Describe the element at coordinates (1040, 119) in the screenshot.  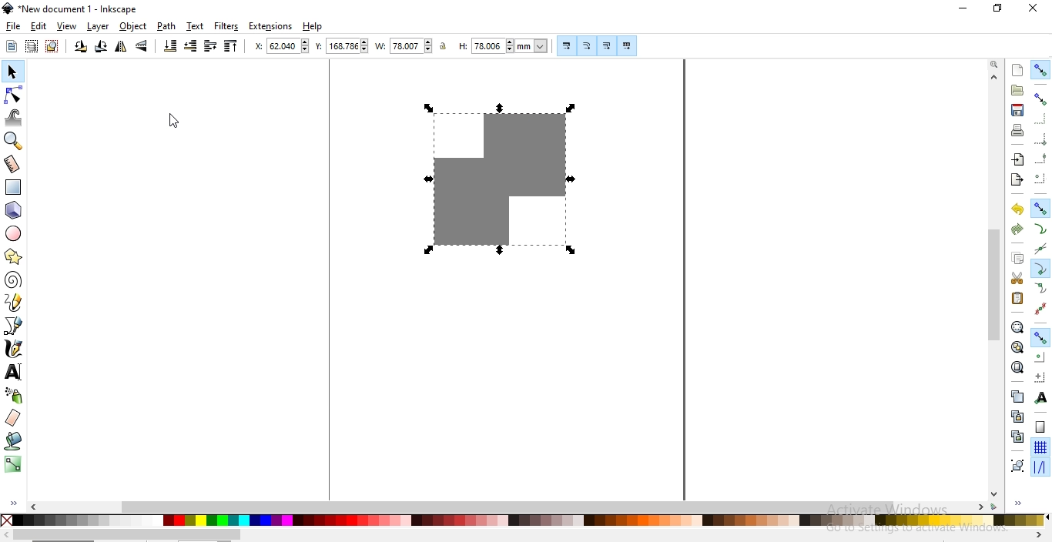
I see `snap bounding box corners` at that location.